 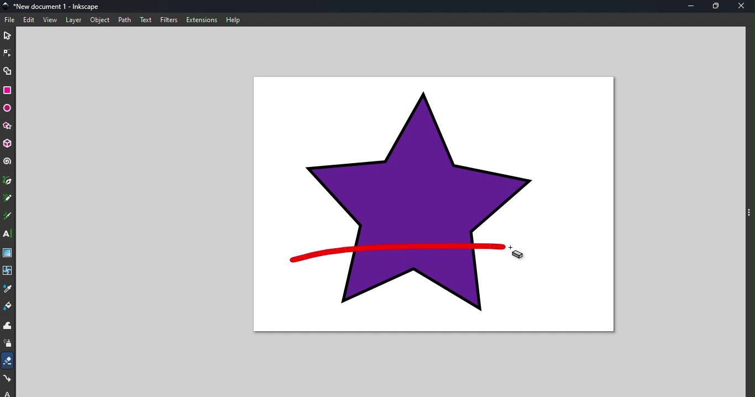 What do you see at coordinates (8, 198) in the screenshot?
I see `pencil tool` at bounding box center [8, 198].